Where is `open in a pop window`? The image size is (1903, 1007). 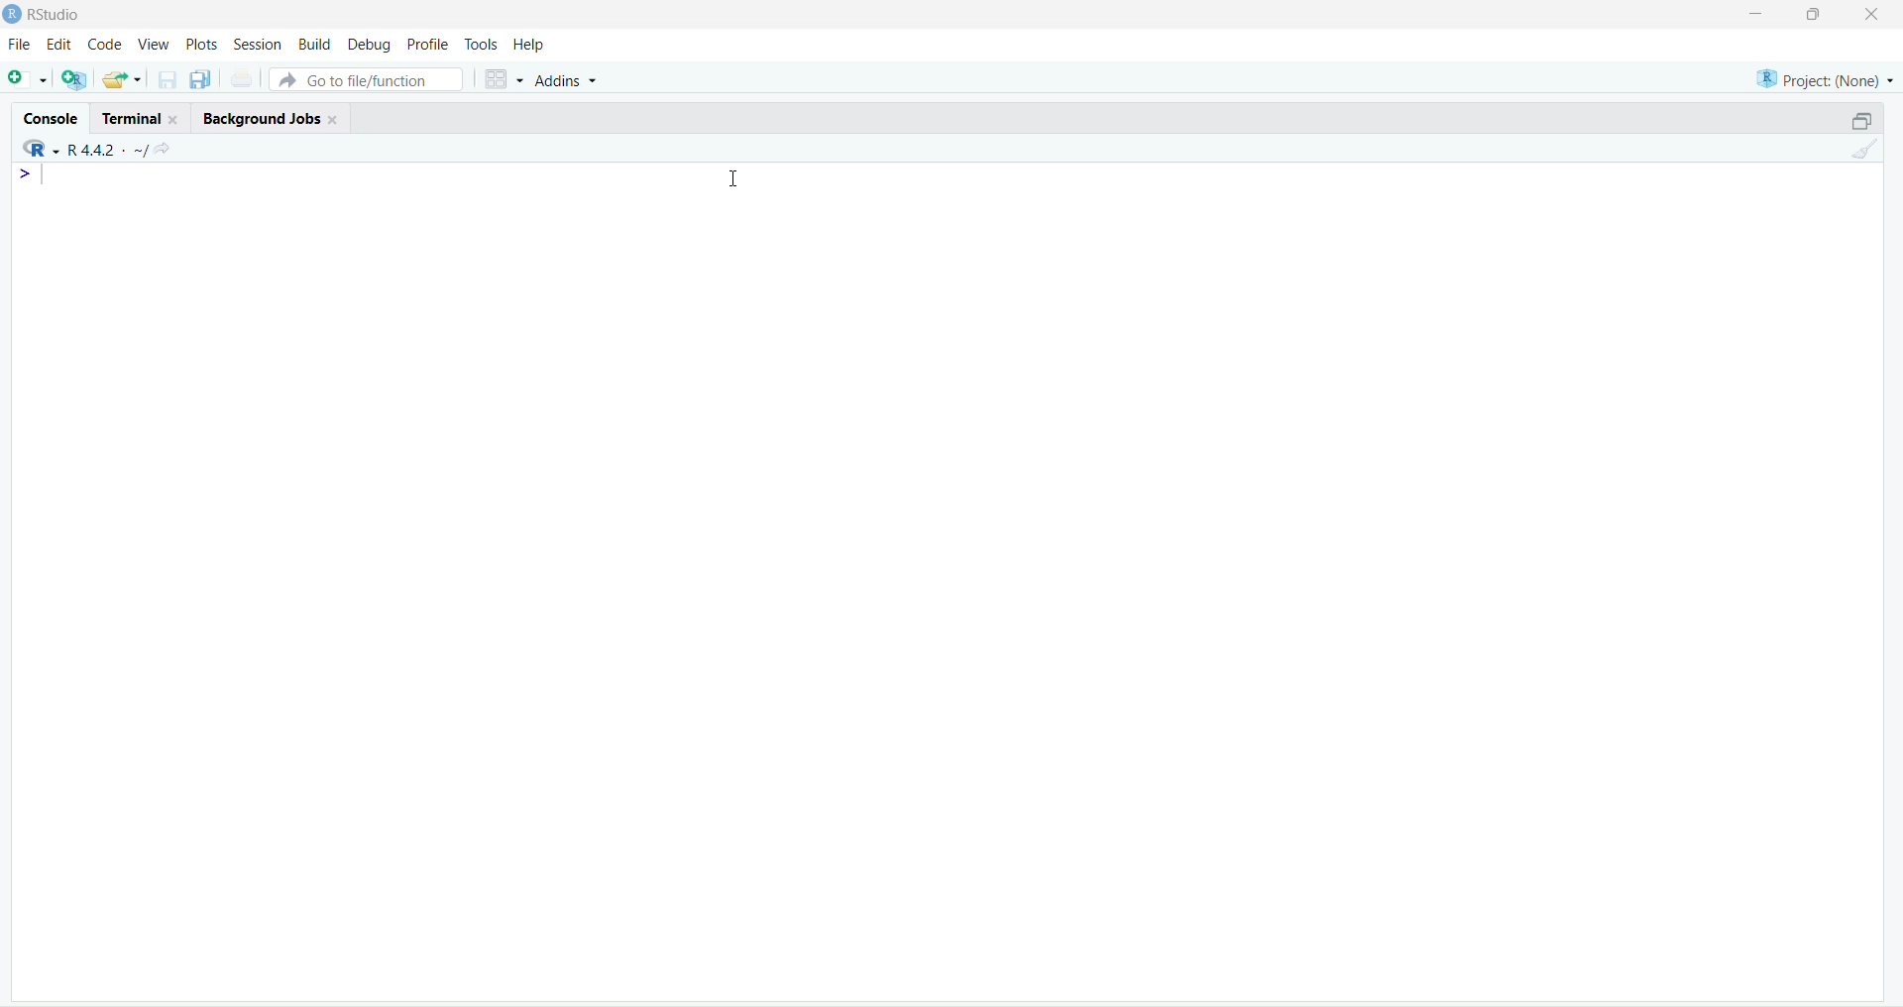 open in a pop window is located at coordinates (1860, 121).